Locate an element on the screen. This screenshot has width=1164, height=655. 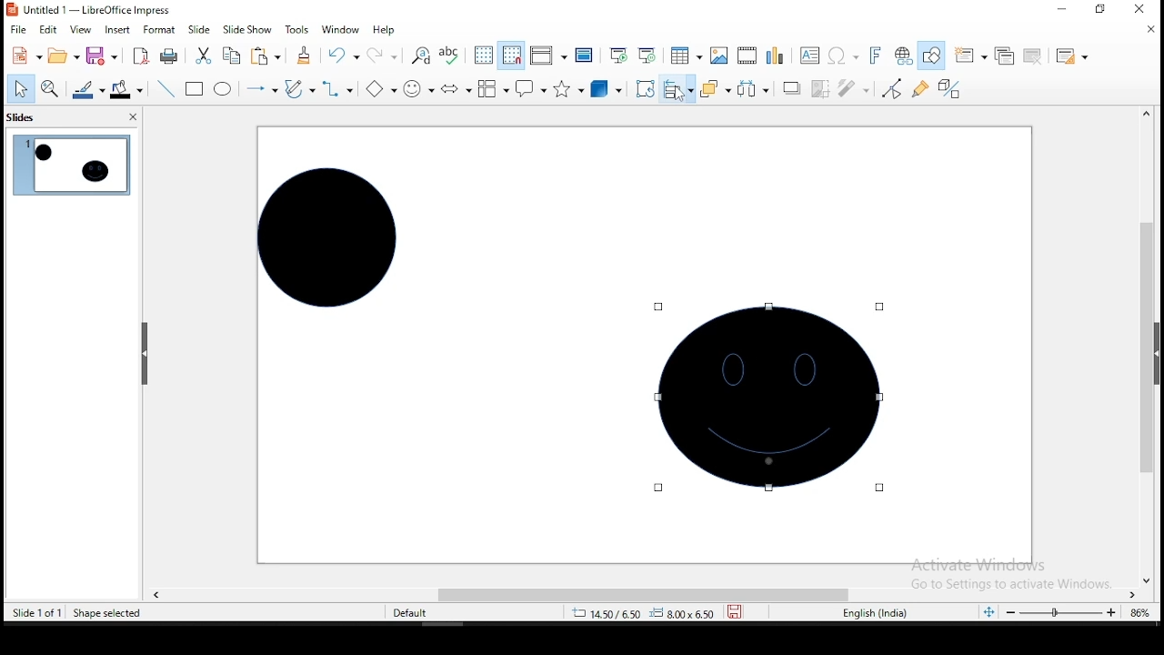
basic shapes is located at coordinates (378, 88).